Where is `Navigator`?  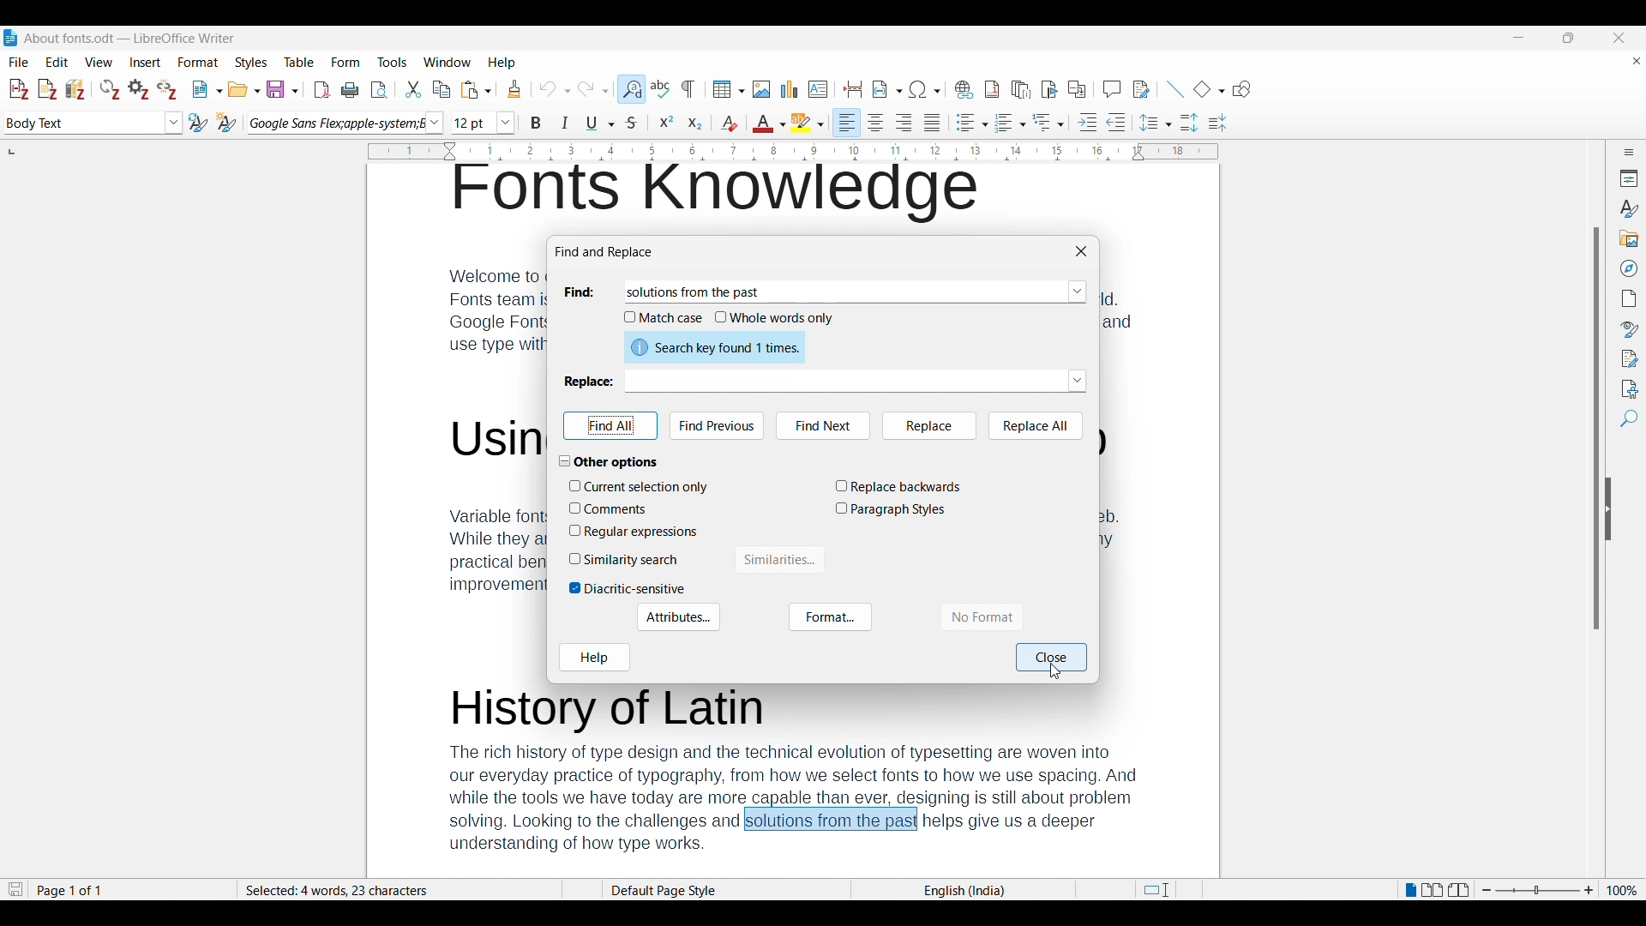 Navigator is located at coordinates (1628, 268).